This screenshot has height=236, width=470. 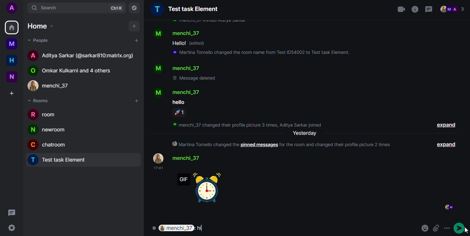 I want to click on attach, so click(x=434, y=227).